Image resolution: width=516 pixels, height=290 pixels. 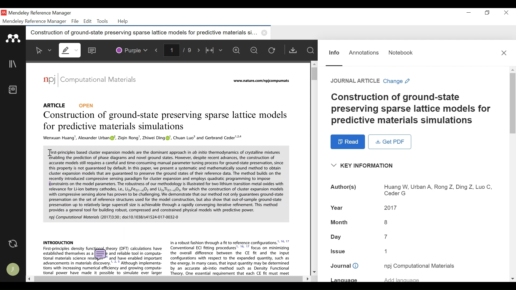 I want to click on Horizontal Scroll bar, so click(x=167, y=279).